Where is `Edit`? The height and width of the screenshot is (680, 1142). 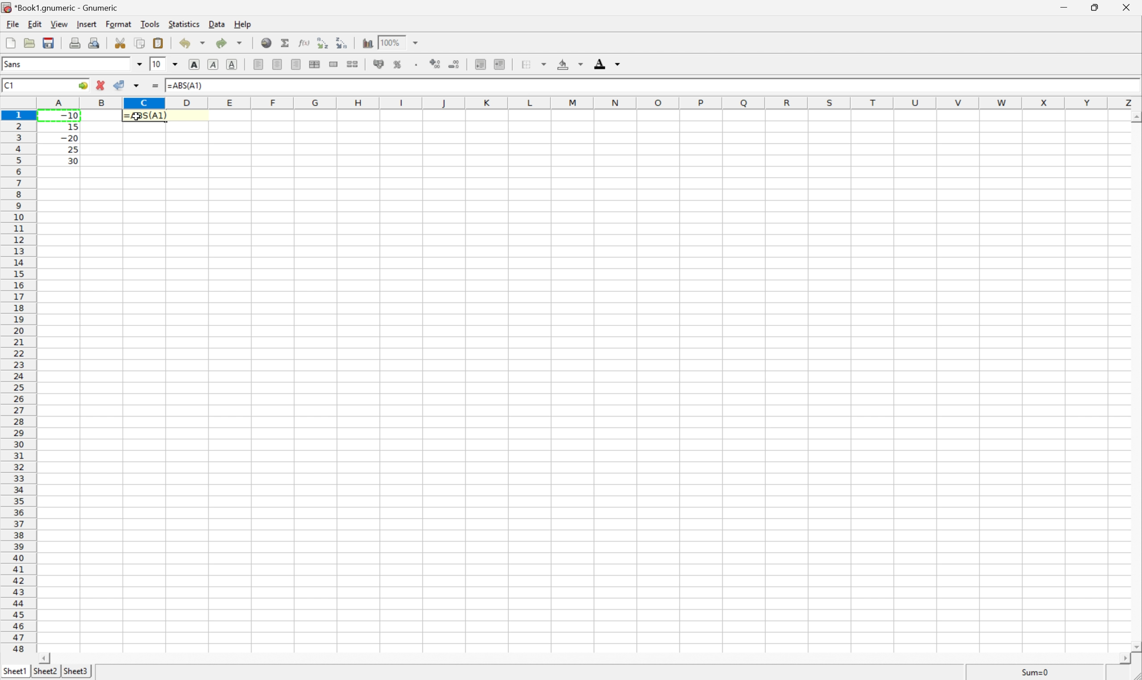 Edit is located at coordinates (36, 23).